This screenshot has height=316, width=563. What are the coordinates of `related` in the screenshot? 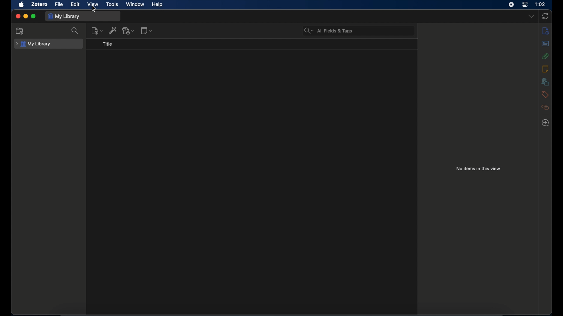 It's located at (545, 107).